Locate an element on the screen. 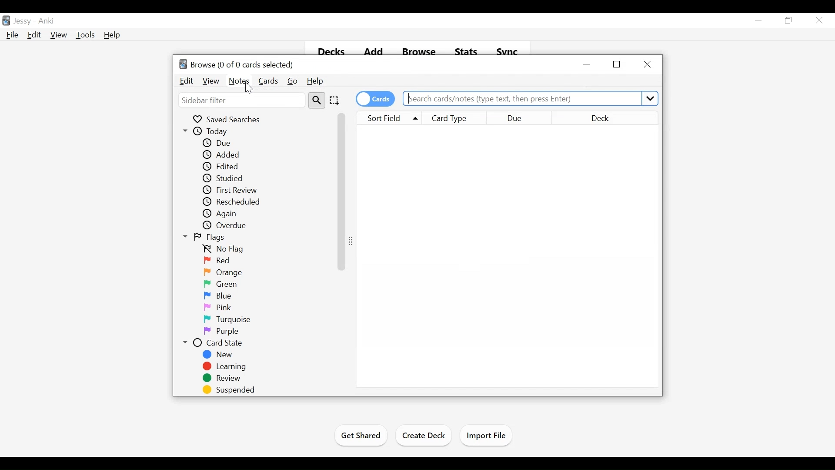 The image size is (835, 470). Vertical Scroll bar is located at coordinates (342, 192).